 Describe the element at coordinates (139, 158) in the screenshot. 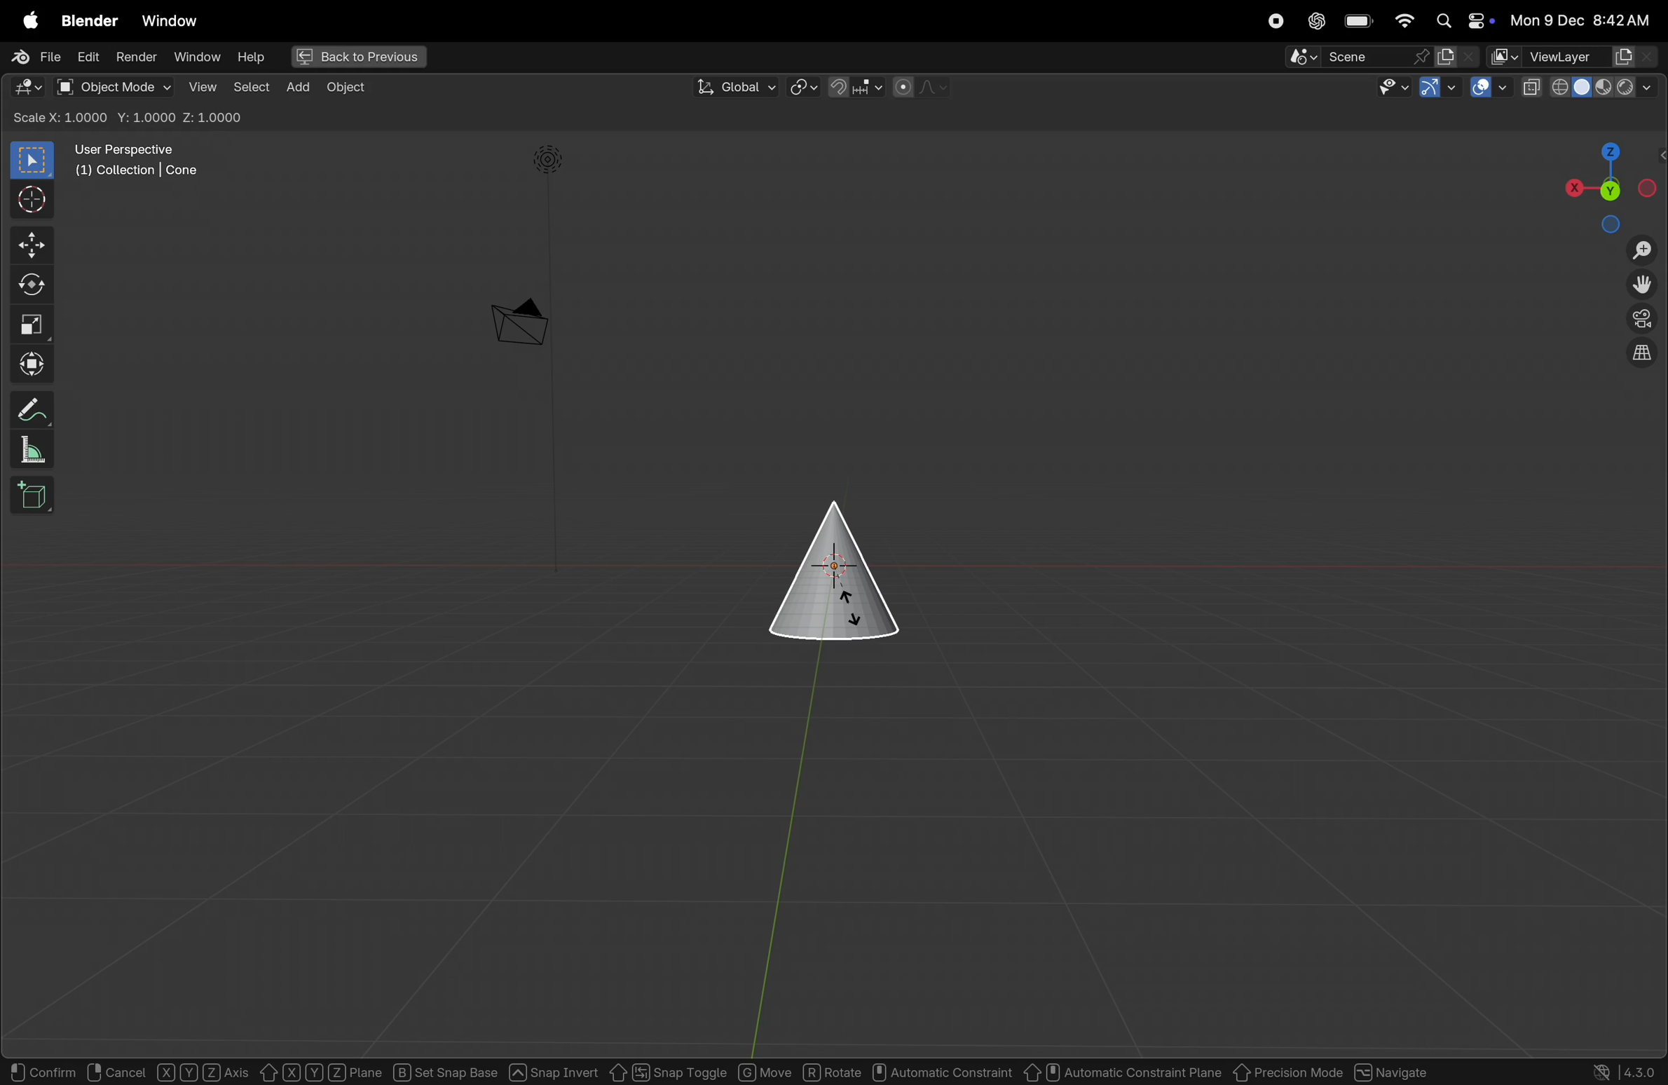

I see `user perspective` at that location.